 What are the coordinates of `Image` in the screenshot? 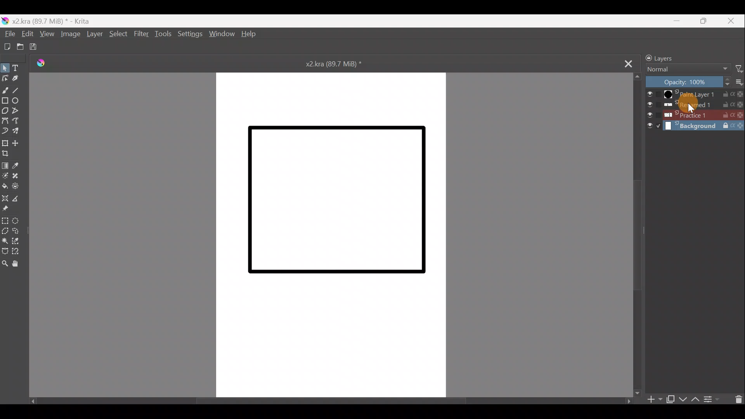 It's located at (71, 34).